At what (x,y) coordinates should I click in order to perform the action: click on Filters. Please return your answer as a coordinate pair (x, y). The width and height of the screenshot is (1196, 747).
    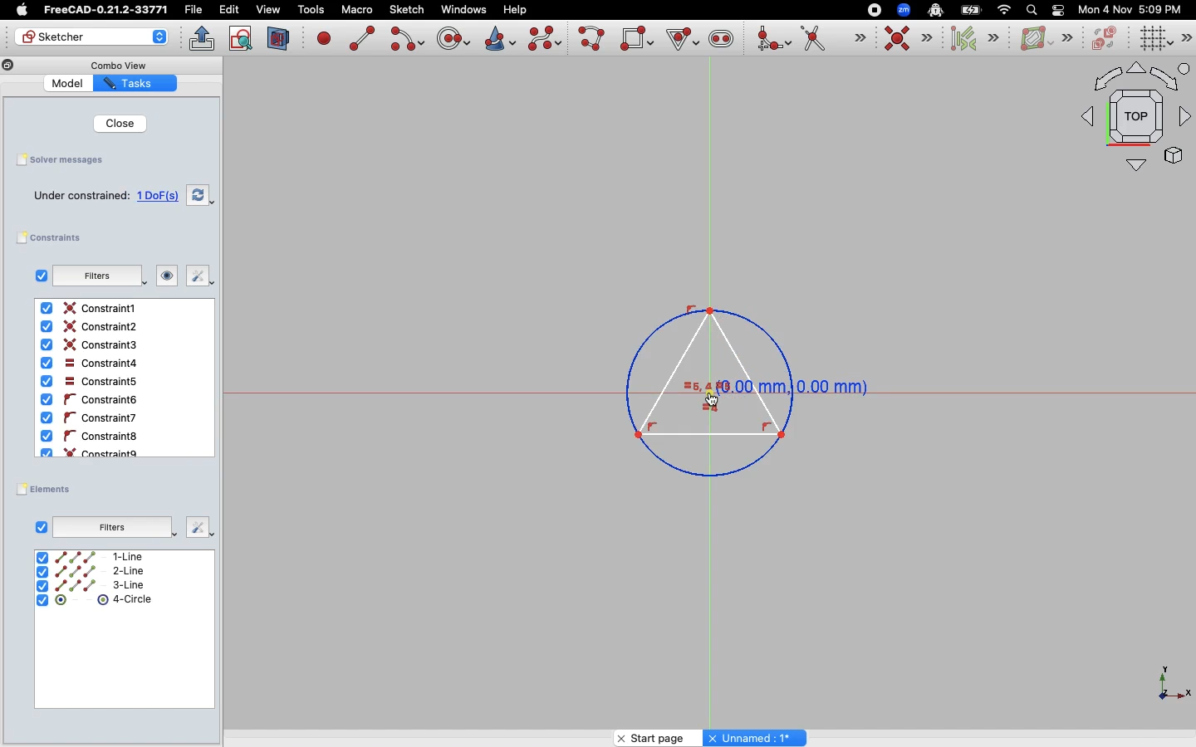
    Looking at the image, I should click on (115, 525).